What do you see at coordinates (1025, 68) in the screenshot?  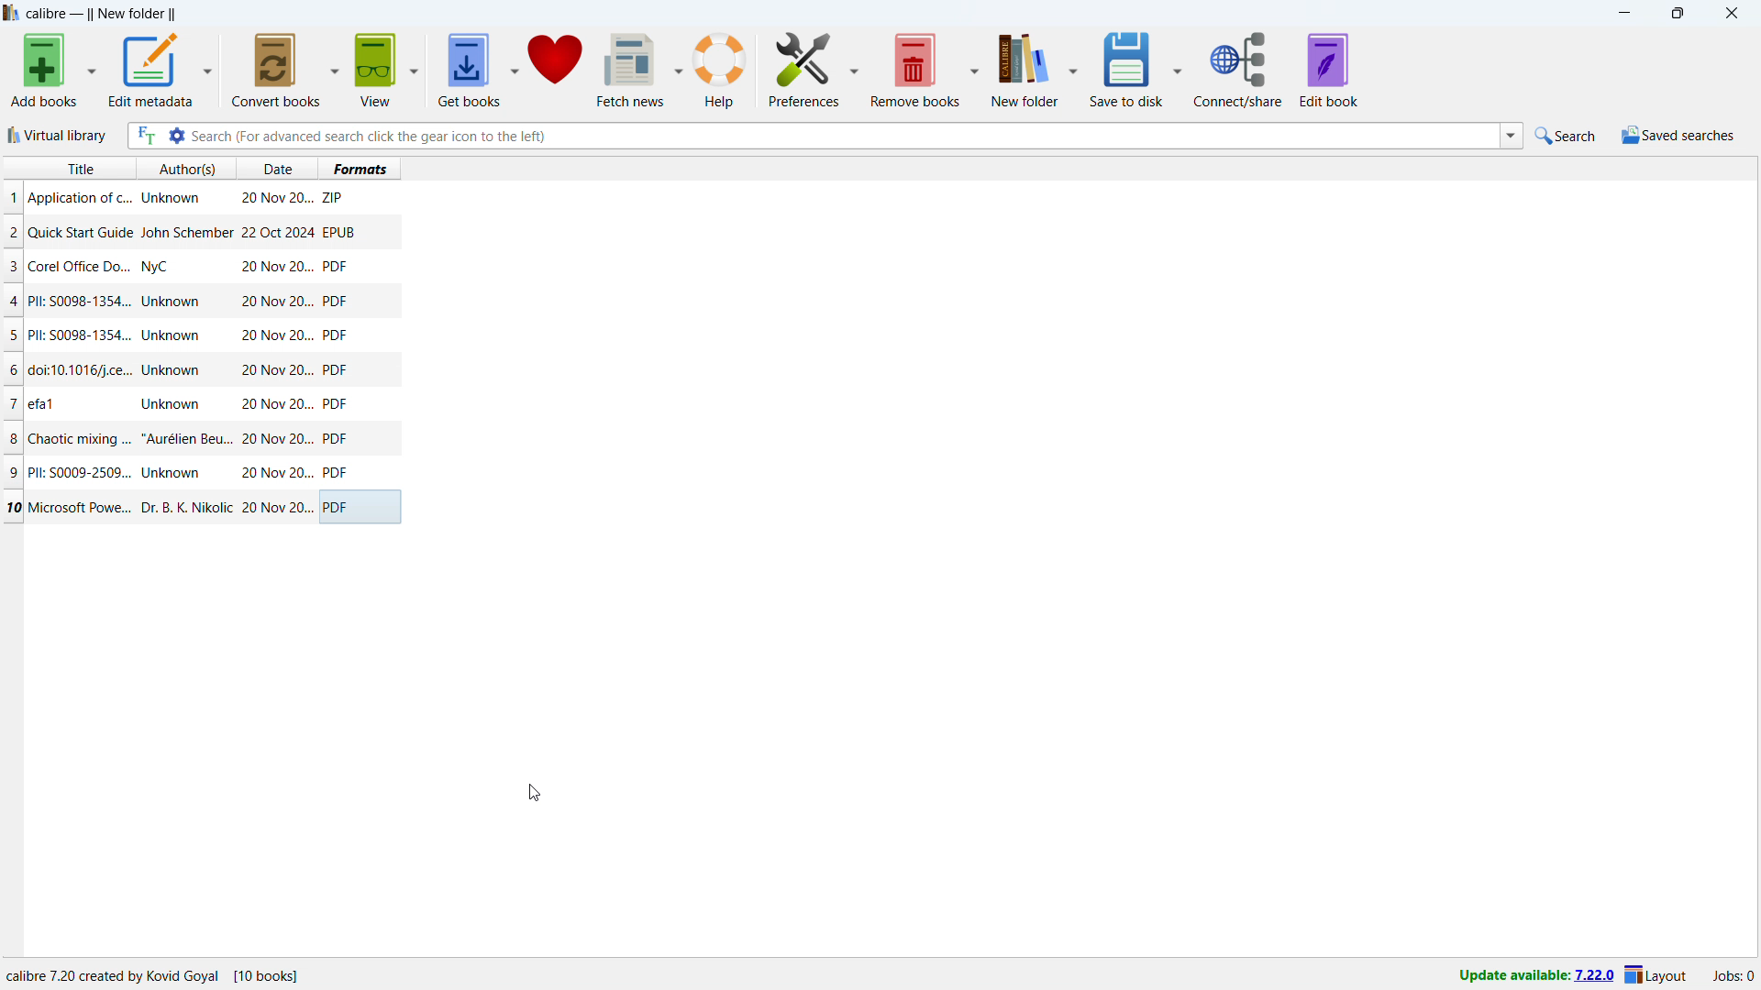 I see `new folder ` at bounding box center [1025, 68].